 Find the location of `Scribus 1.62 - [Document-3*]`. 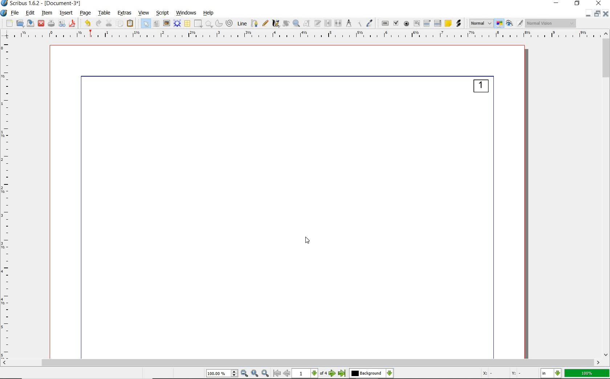

Scribus 1.62 - [Document-3*] is located at coordinates (44, 4).